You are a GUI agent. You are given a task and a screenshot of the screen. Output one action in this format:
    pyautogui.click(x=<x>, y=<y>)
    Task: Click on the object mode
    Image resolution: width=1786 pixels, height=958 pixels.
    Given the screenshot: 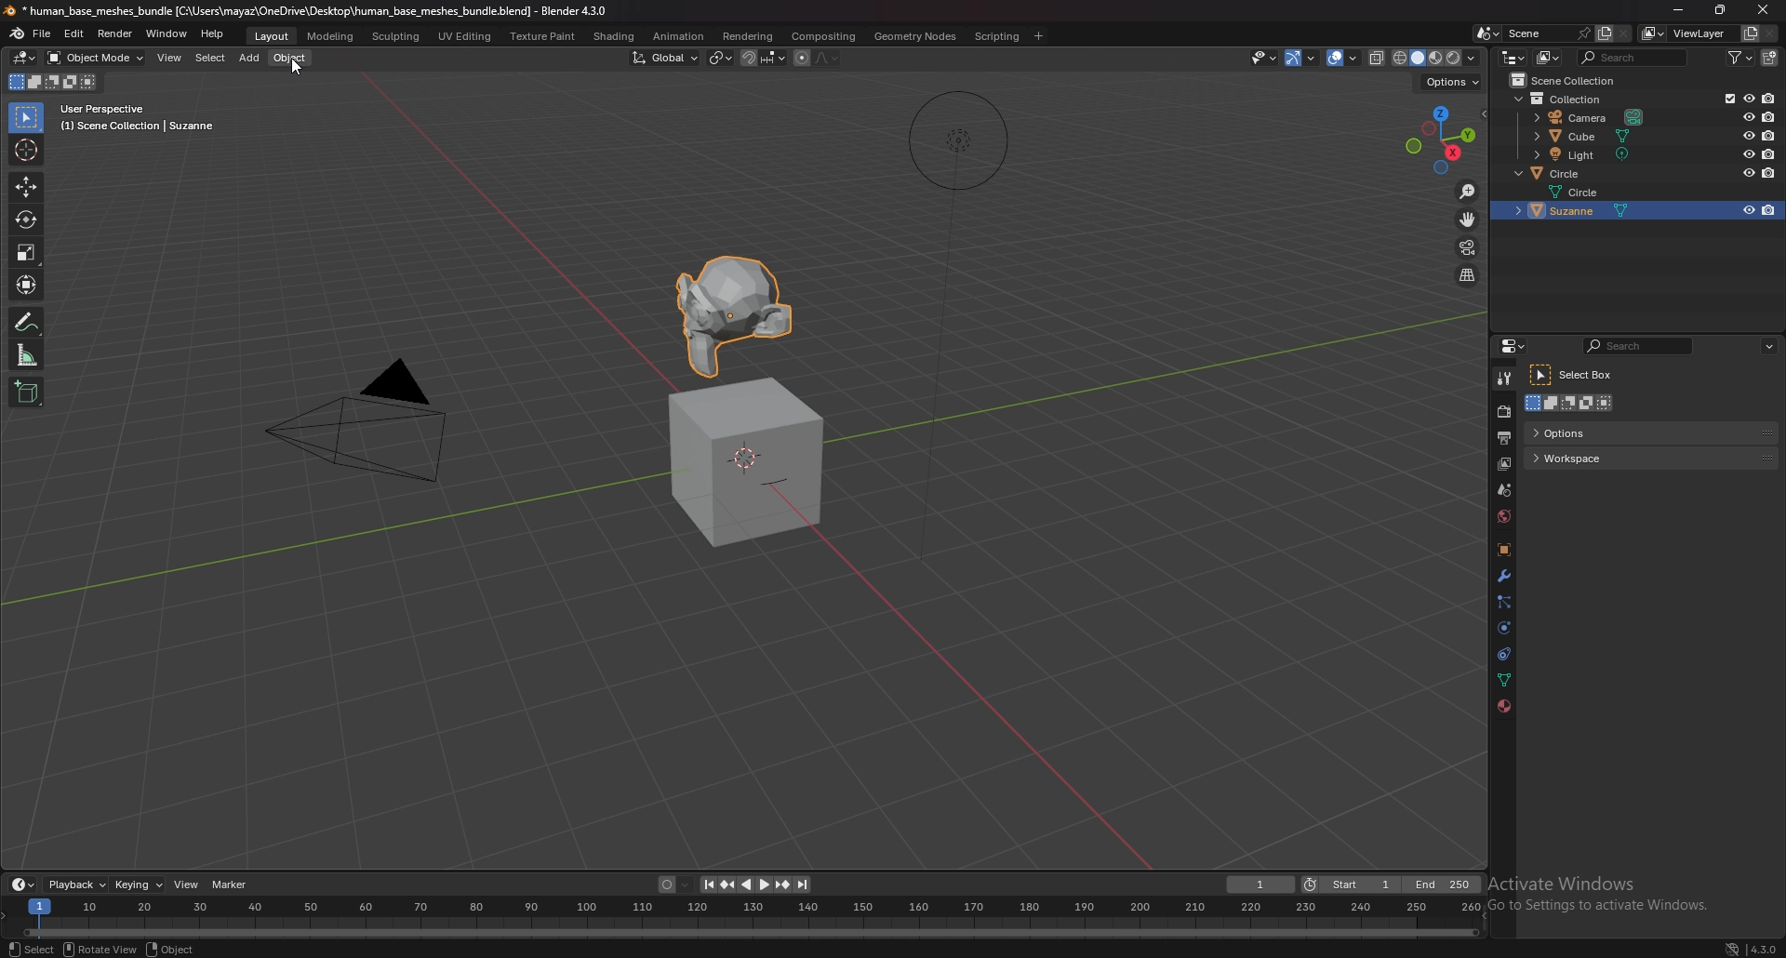 What is the action you would take?
    pyautogui.click(x=96, y=58)
    